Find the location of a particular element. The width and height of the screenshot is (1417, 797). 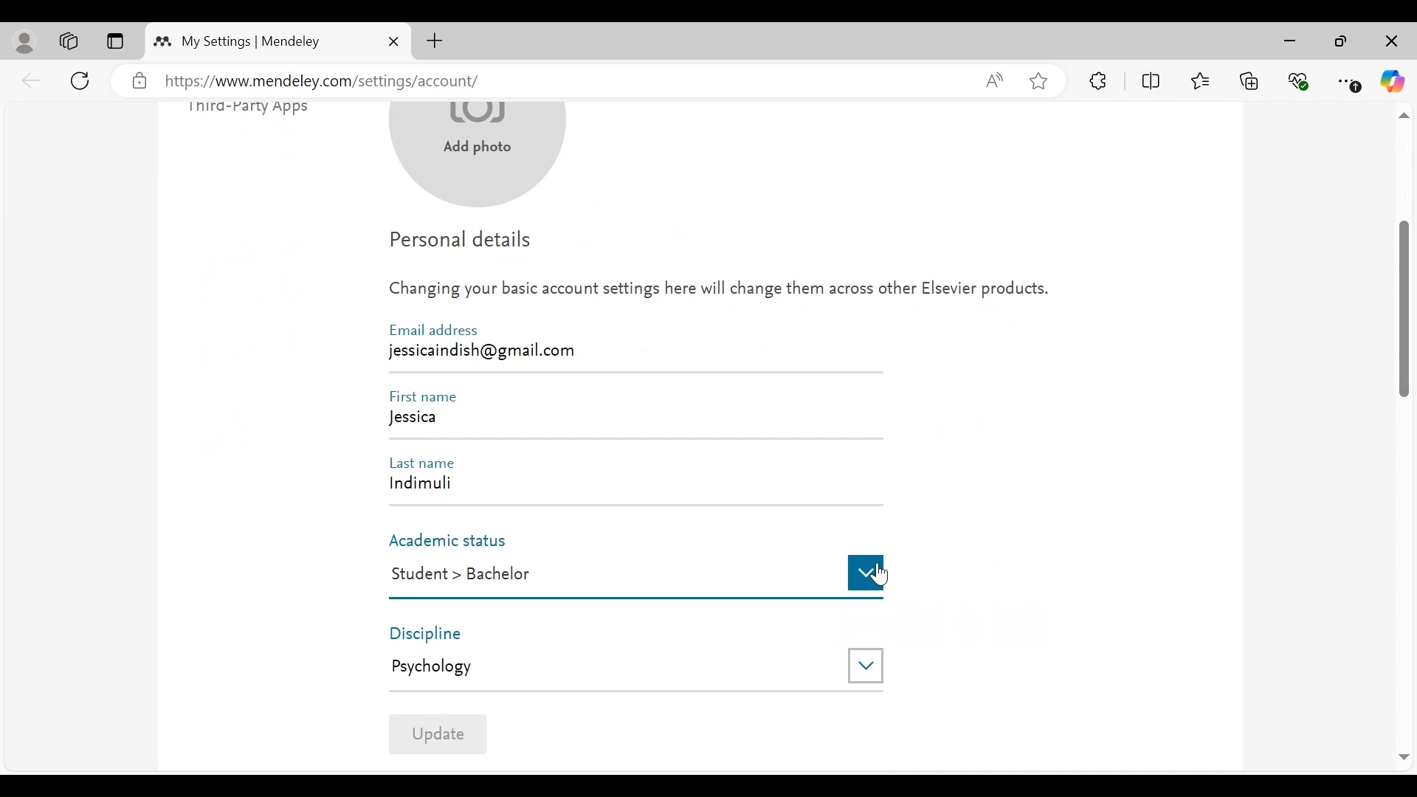

First Name is located at coordinates (428, 396).